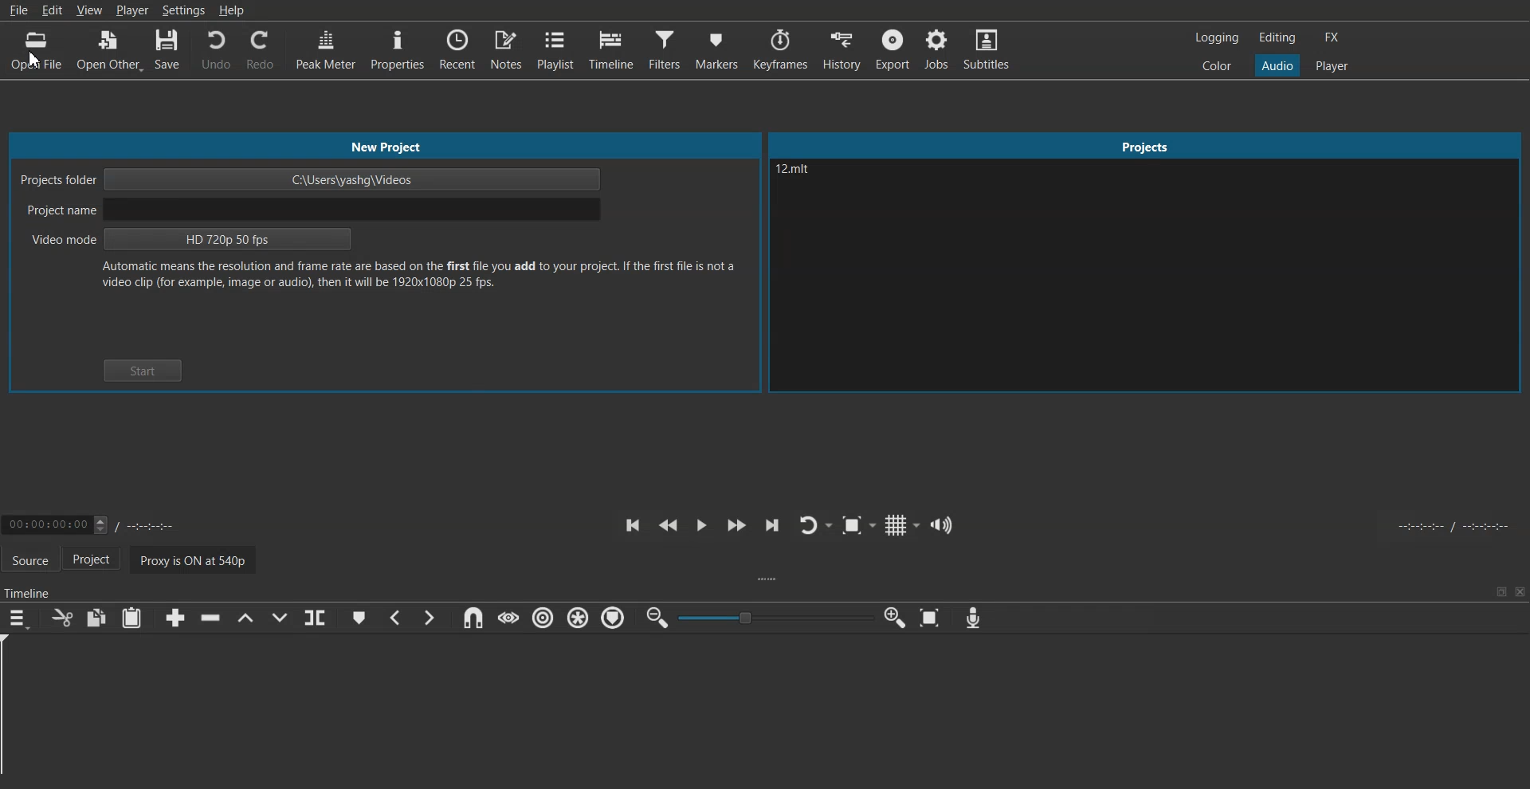  Describe the element at coordinates (175, 618) in the screenshot. I see `Append` at that location.